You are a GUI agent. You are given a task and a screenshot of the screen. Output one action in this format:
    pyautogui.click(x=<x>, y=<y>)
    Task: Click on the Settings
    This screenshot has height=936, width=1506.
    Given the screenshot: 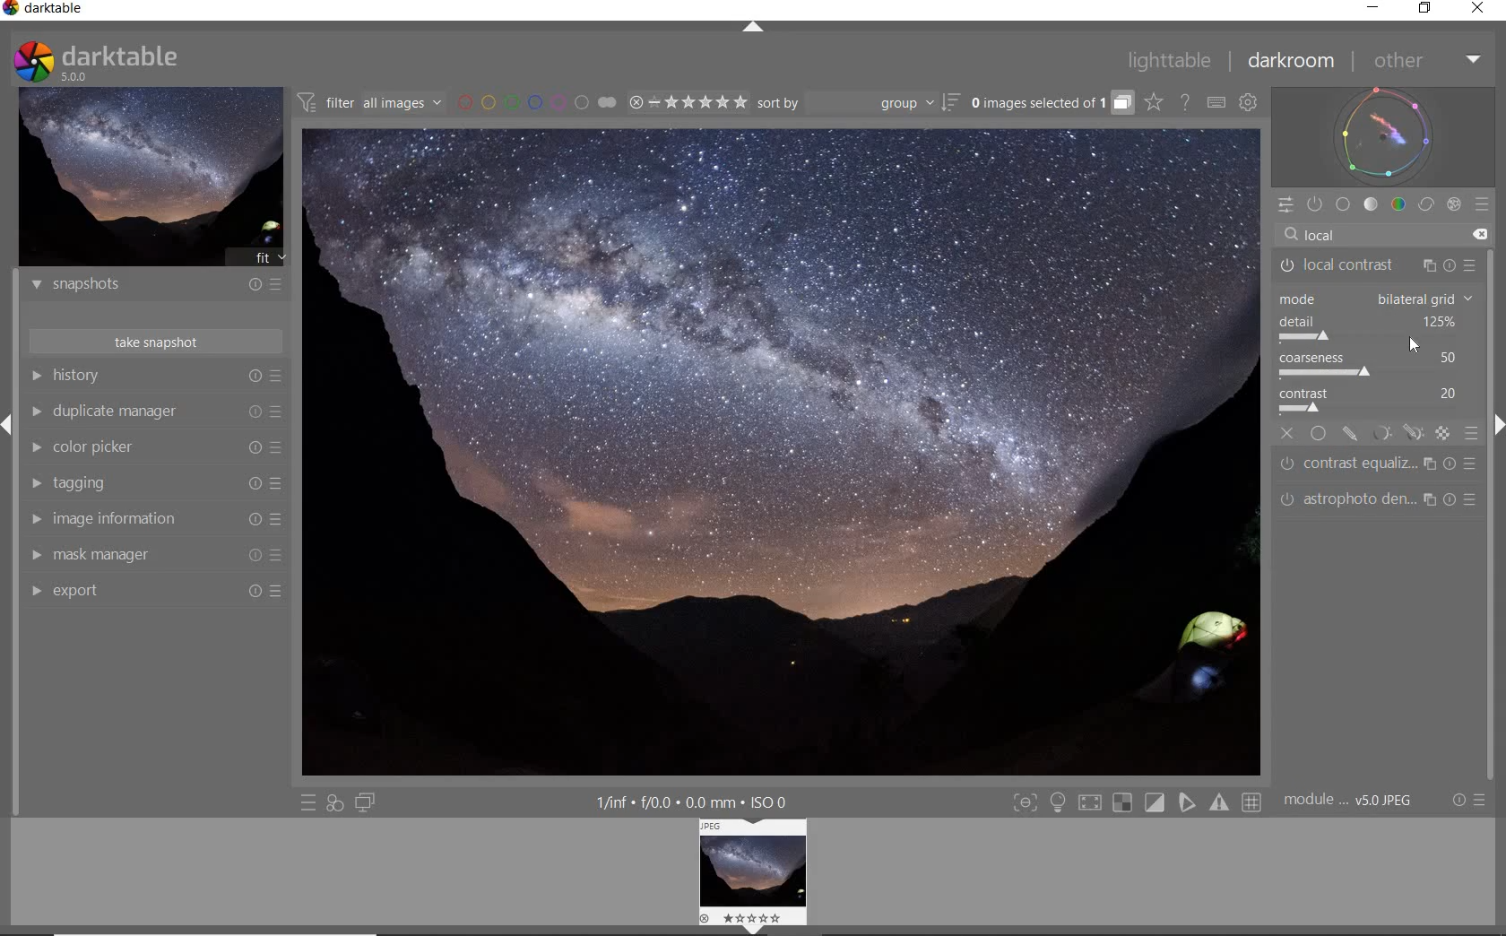 What is the action you would take?
    pyautogui.click(x=1458, y=801)
    